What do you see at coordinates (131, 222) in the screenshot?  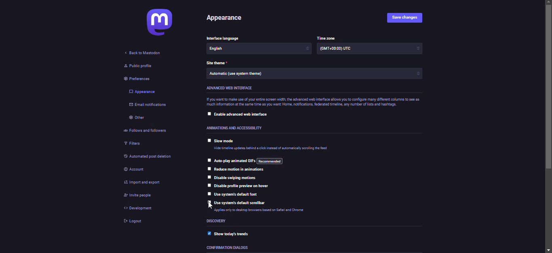 I see `logout` at bounding box center [131, 222].